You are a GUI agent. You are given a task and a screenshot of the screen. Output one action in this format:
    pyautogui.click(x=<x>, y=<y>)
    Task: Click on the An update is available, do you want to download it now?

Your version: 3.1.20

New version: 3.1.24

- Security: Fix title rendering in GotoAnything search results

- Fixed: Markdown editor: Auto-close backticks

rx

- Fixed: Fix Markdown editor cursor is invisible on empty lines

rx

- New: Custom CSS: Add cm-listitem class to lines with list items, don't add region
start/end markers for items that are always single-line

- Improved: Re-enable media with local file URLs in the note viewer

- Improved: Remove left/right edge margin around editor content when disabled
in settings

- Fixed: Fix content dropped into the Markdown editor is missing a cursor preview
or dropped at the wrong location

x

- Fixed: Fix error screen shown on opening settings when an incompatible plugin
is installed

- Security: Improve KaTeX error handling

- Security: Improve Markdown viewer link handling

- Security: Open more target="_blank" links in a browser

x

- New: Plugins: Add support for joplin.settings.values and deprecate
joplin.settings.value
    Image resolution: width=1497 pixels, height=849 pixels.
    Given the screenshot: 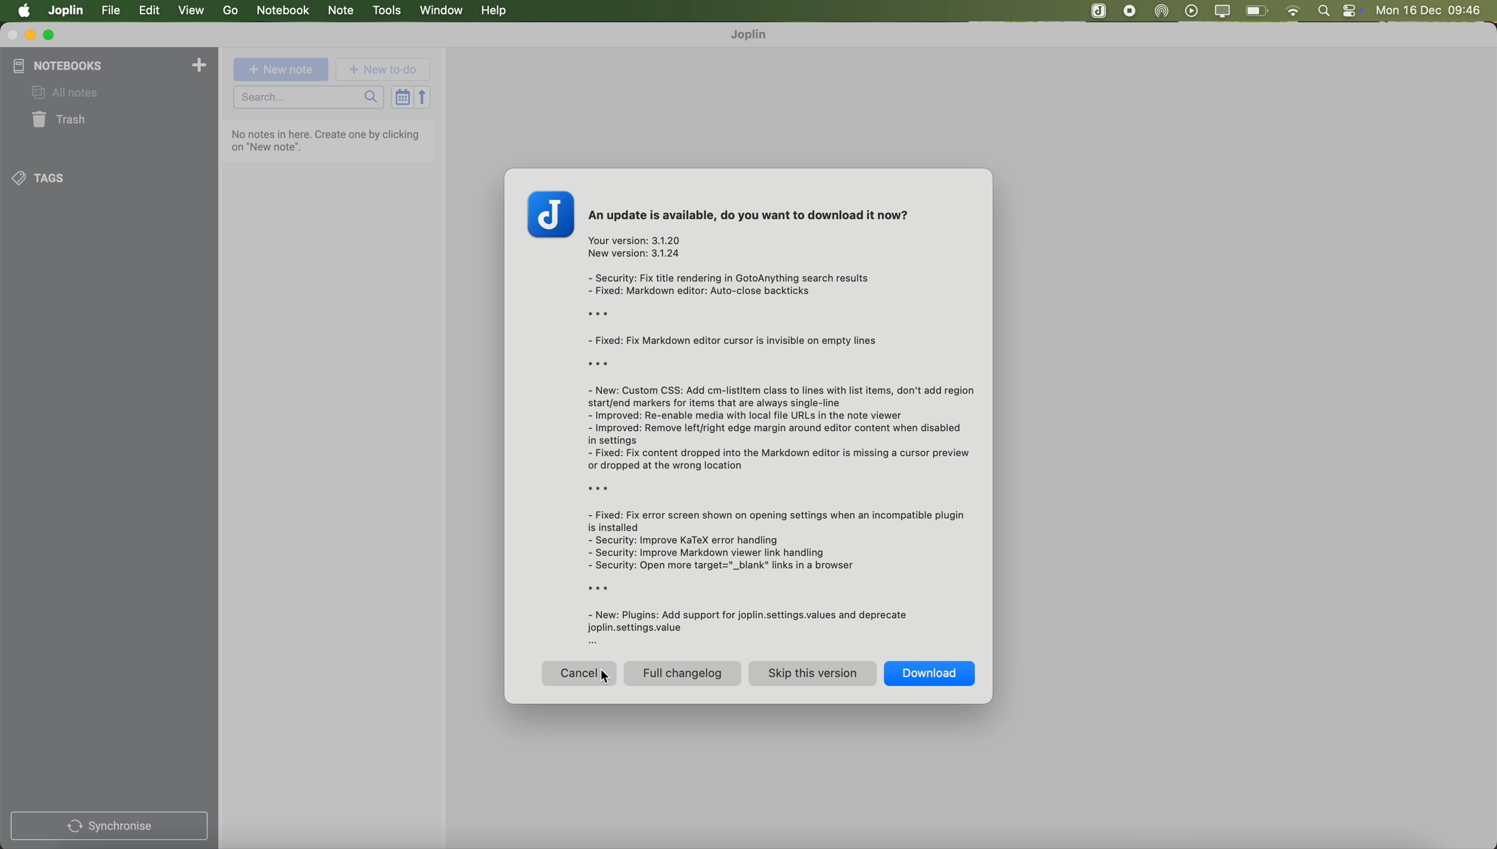 What is the action you would take?
    pyautogui.click(x=776, y=425)
    